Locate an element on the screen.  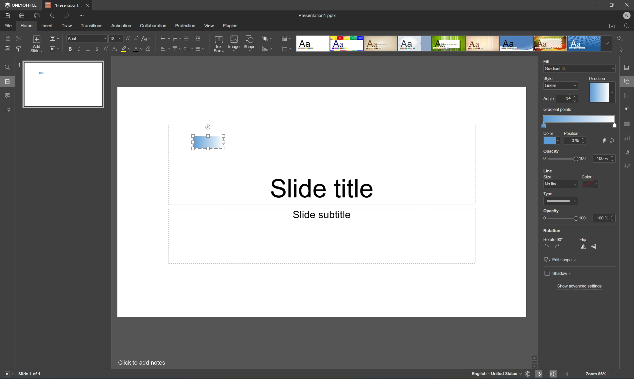
fill is located at coordinates (603, 140).